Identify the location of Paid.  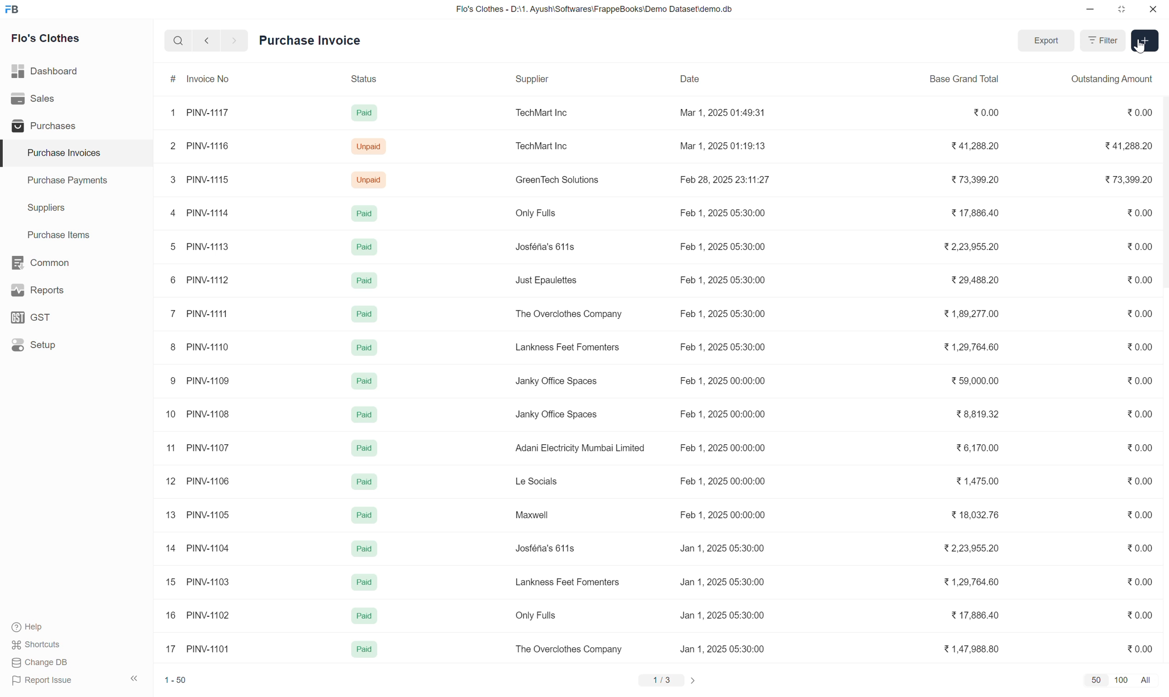
(364, 247).